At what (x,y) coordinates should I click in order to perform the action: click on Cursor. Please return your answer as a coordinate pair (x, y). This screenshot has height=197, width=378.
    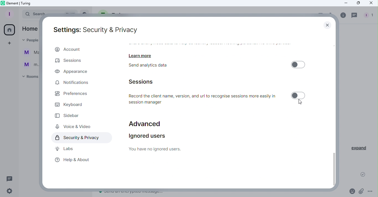
    Looking at the image, I should click on (300, 103).